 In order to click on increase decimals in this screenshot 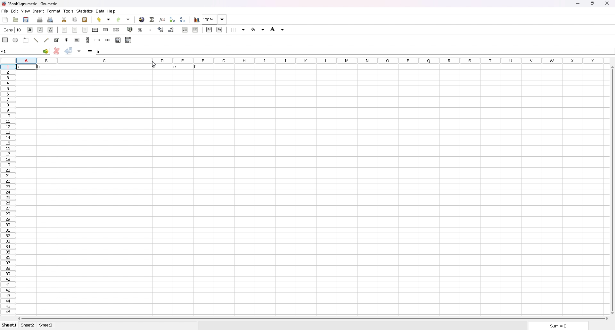, I will do `click(161, 29)`.